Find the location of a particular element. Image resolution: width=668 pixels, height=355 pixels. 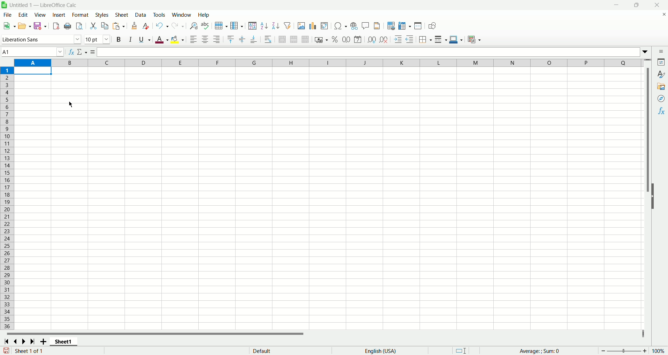

horizontal scroll bar is located at coordinates (326, 334).